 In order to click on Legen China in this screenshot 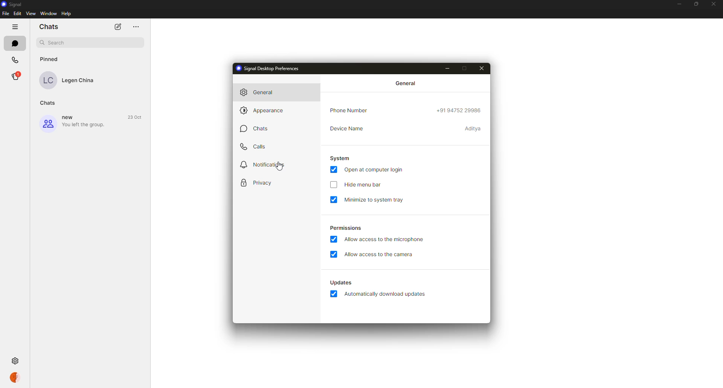, I will do `click(78, 81)`.